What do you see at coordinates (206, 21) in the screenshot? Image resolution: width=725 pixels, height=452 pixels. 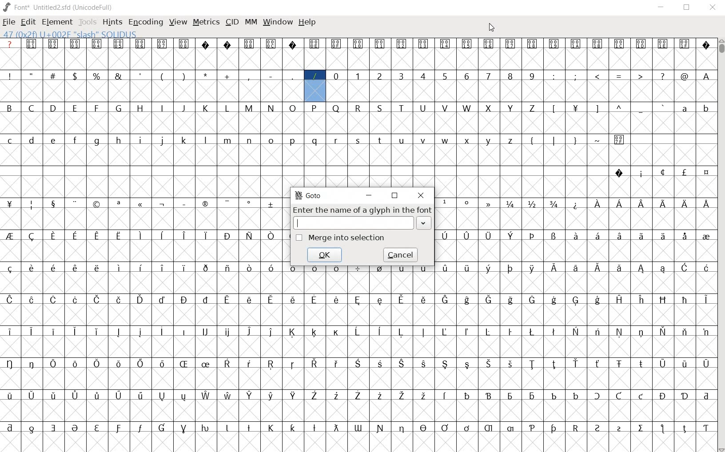 I see `METRICS` at bounding box center [206, 21].